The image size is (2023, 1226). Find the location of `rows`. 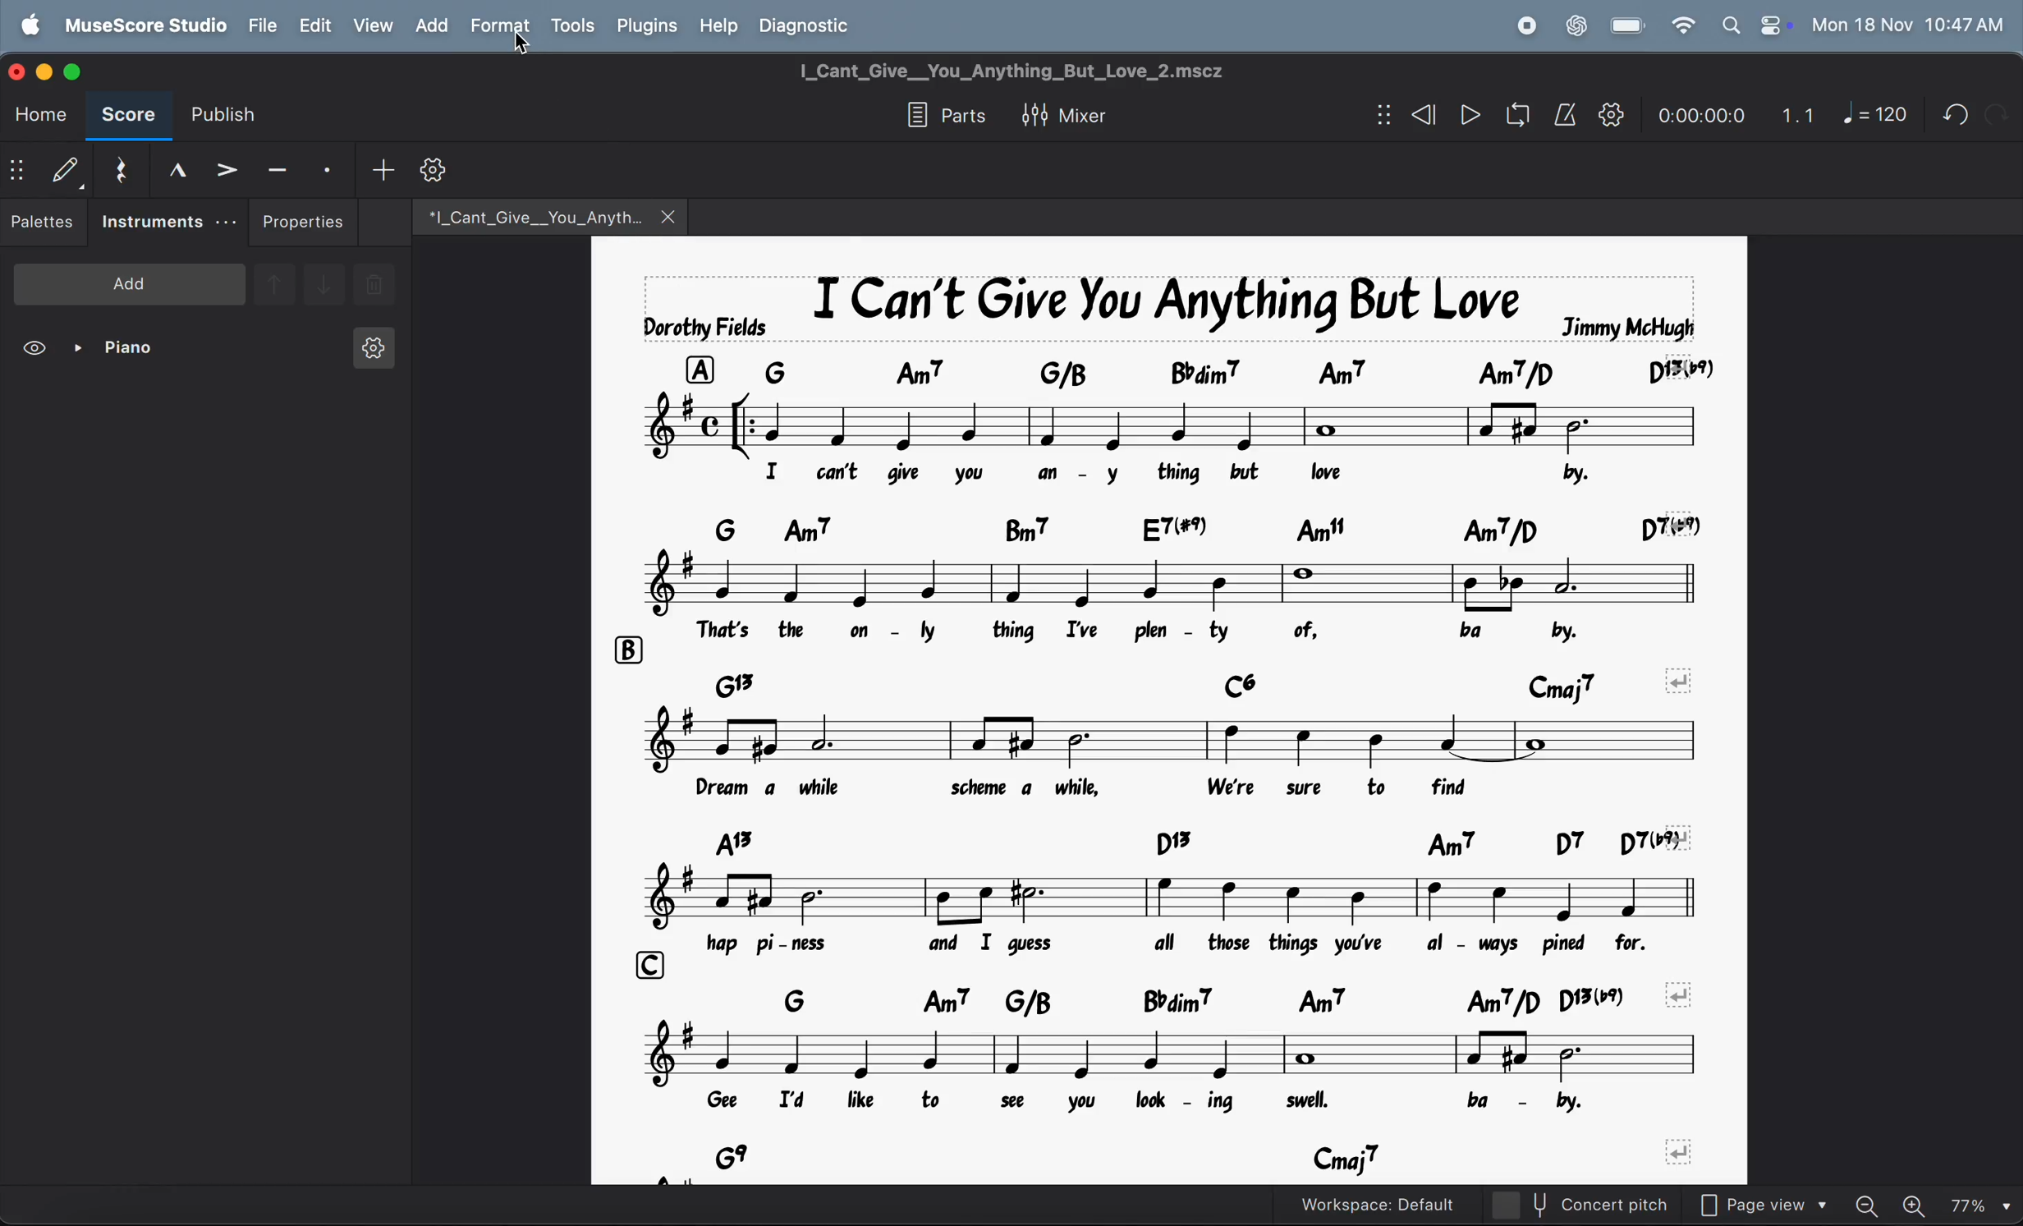

rows is located at coordinates (627, 650).